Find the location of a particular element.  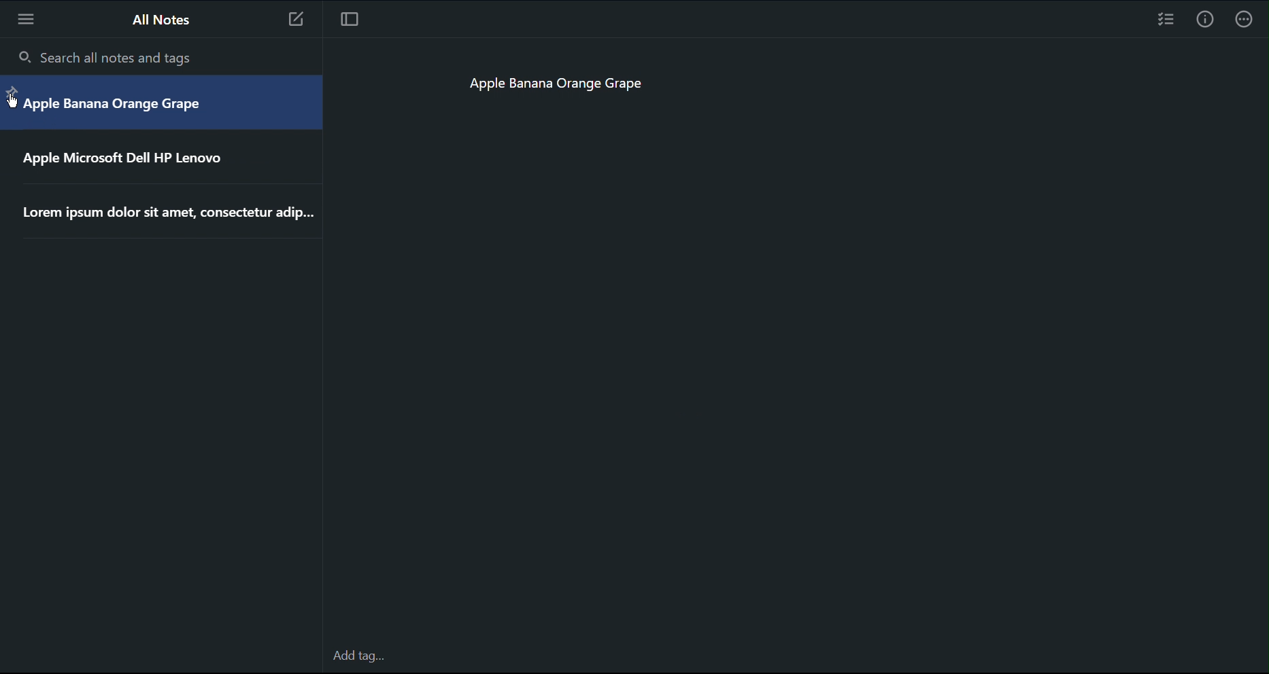

More is located at coordinates (24, 18).